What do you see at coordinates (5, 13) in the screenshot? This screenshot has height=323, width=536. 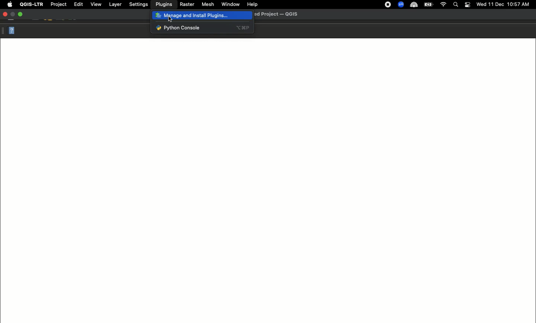 I see `Close` at bounding box center [5, 13].